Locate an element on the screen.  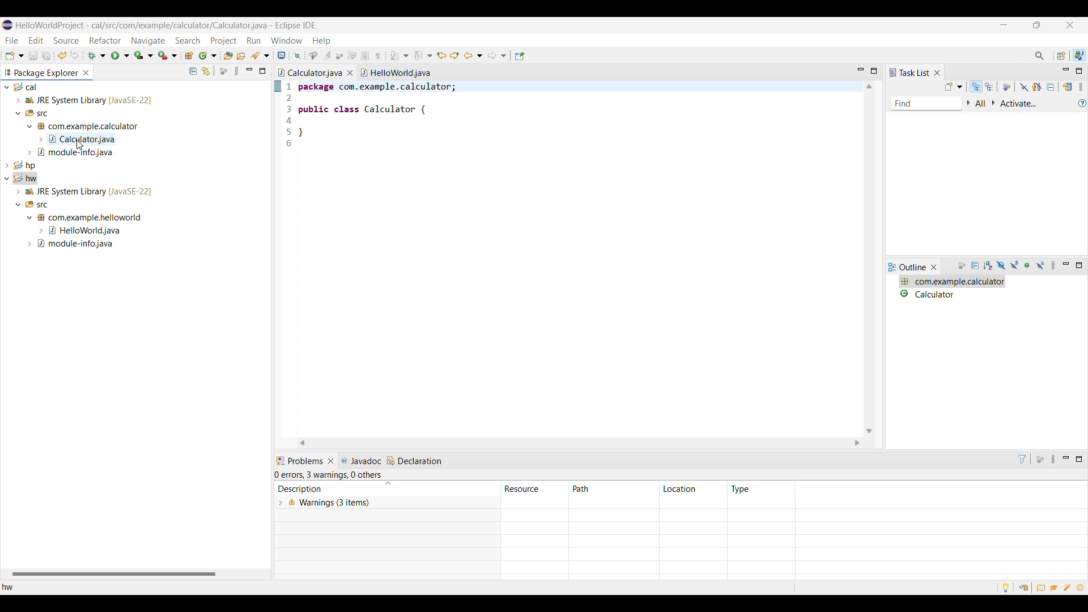
View menu is located at coordinates (1055, 266).